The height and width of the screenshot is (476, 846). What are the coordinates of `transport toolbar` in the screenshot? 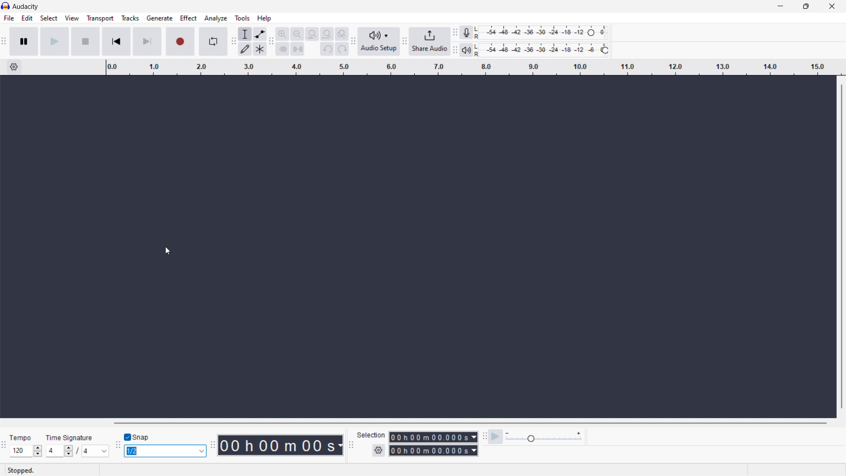 It's located at (5, 42).